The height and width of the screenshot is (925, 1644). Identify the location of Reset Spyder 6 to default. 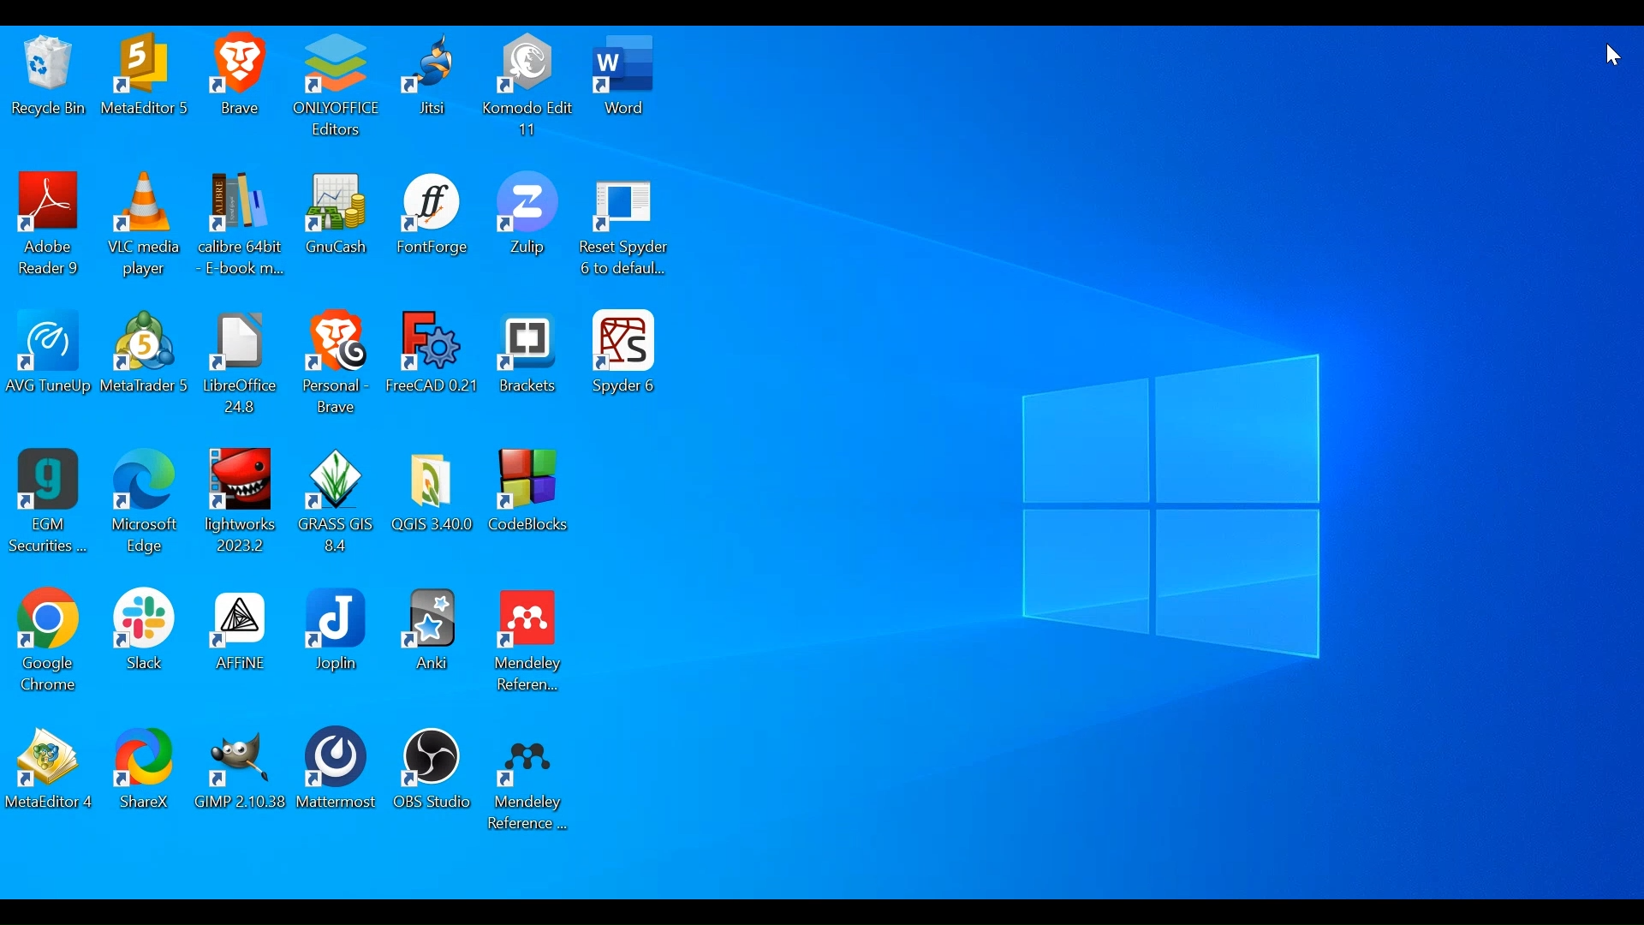
(624, 230).